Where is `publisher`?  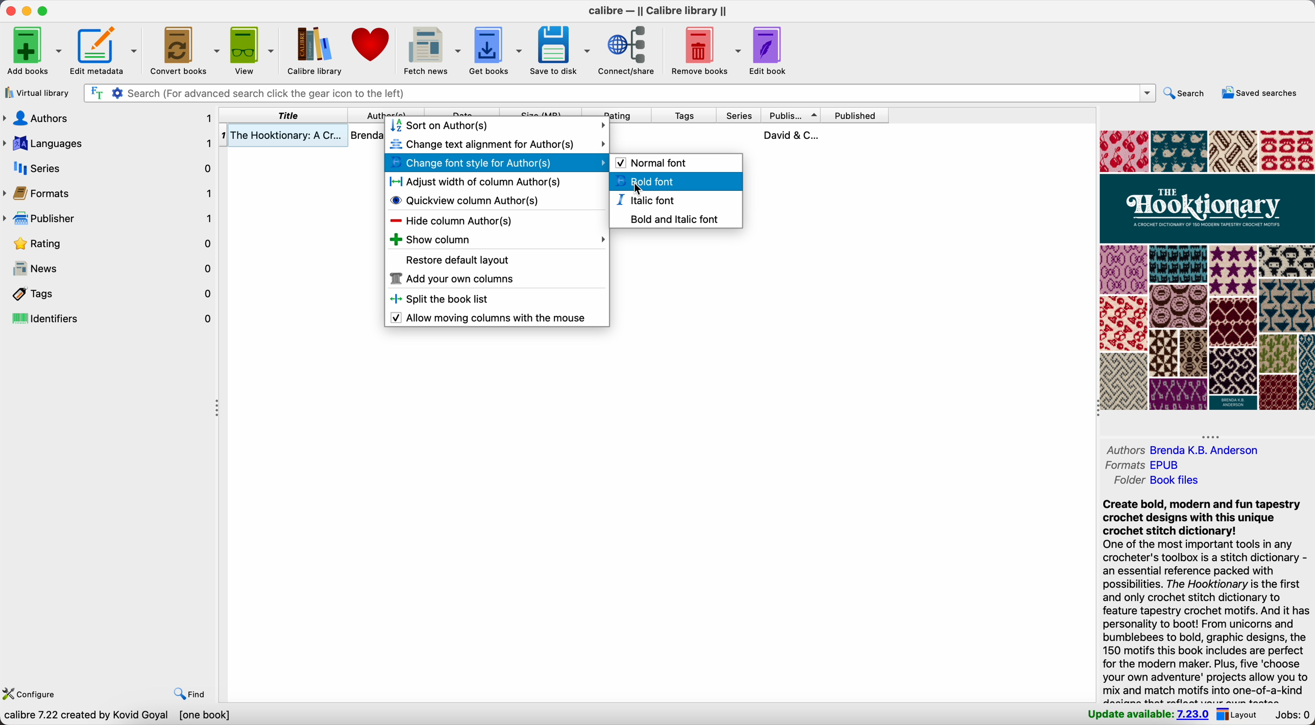
publisher is located at coordinates (792, 115).